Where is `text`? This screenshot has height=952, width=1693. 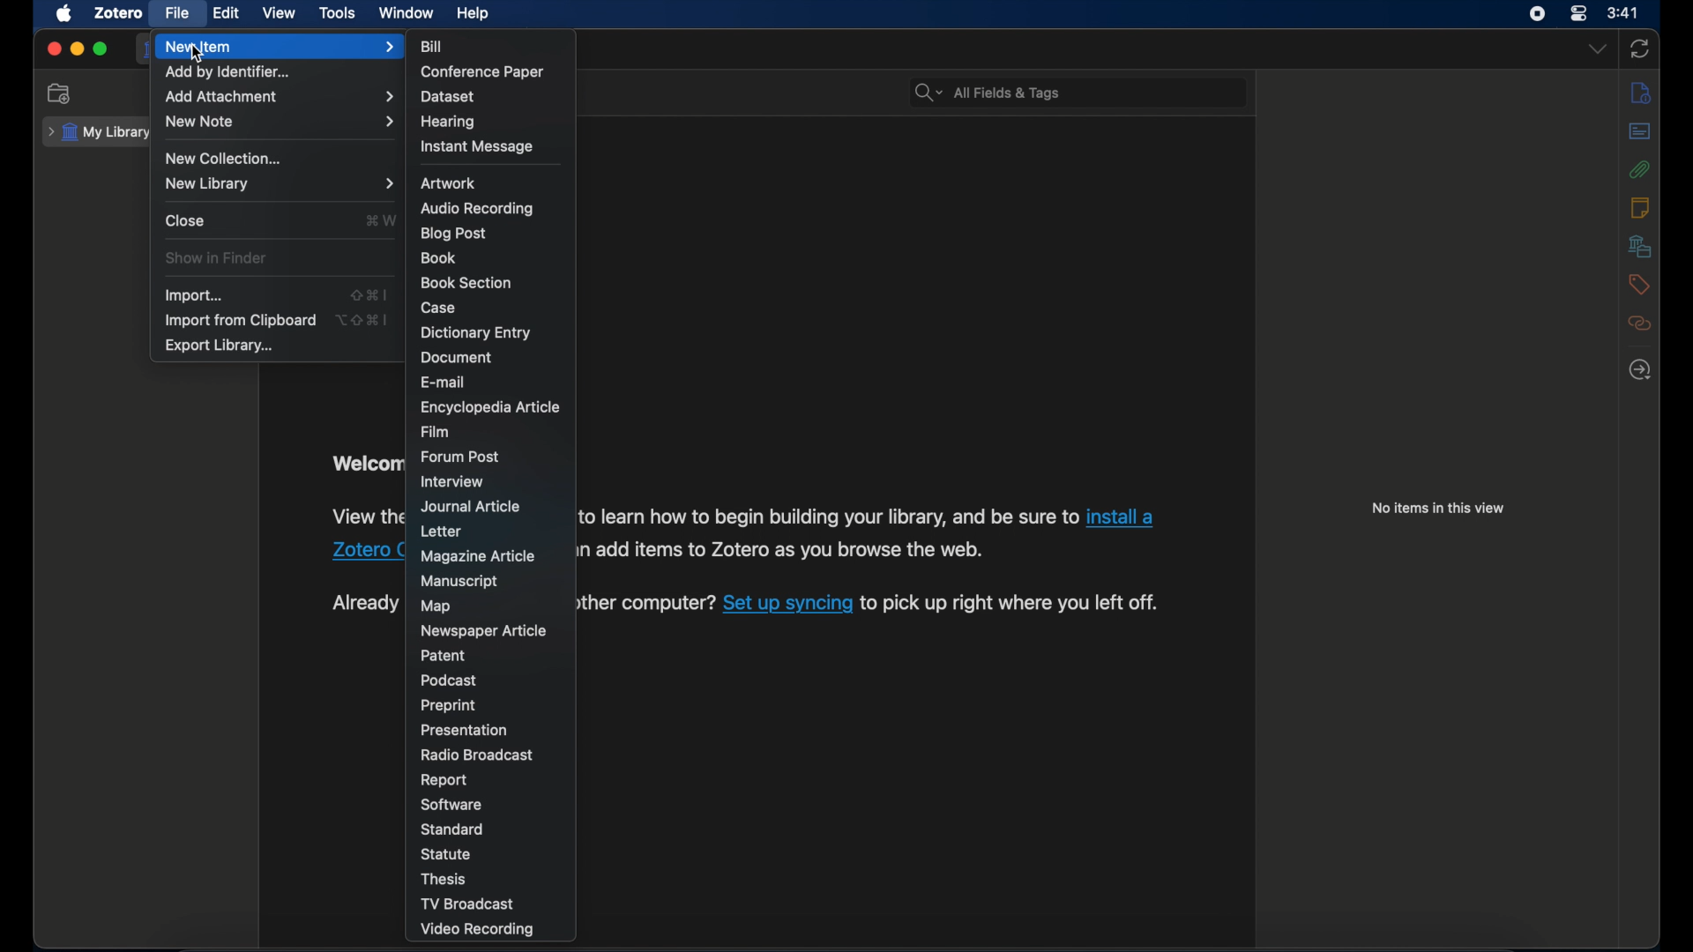 text is located at coordinates (641, 605).